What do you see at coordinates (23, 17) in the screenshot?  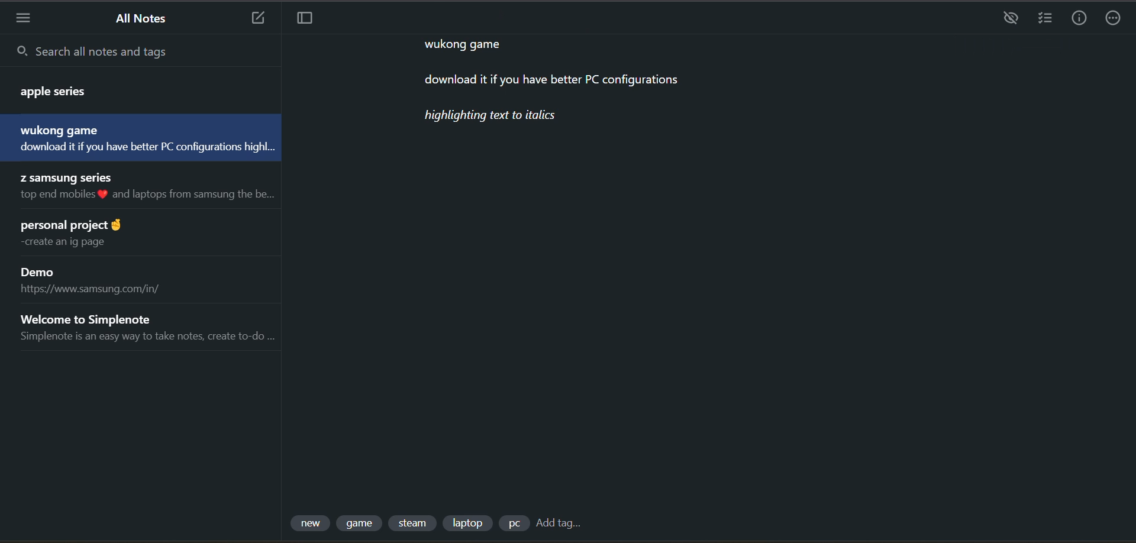 I see `menu` at bounding box center [23, 17].